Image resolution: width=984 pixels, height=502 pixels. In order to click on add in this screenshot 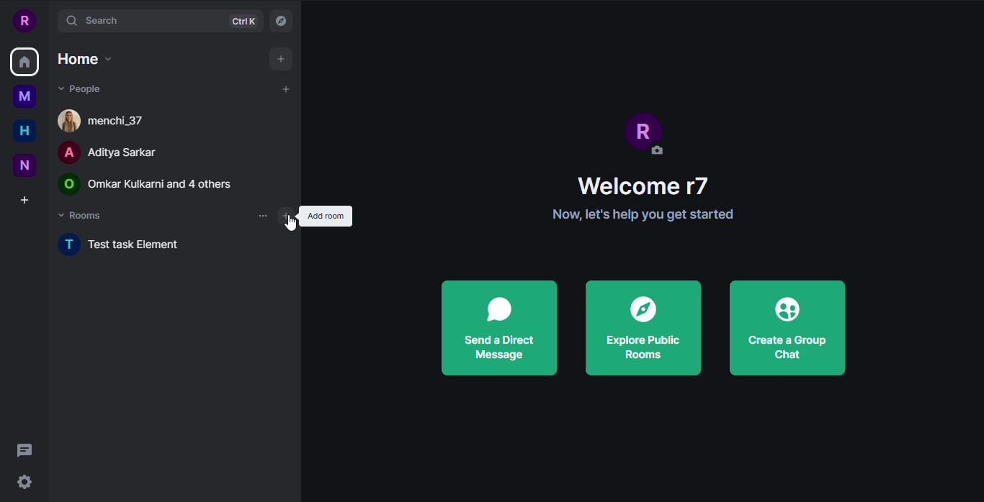, I will do `click(278, 59)`.